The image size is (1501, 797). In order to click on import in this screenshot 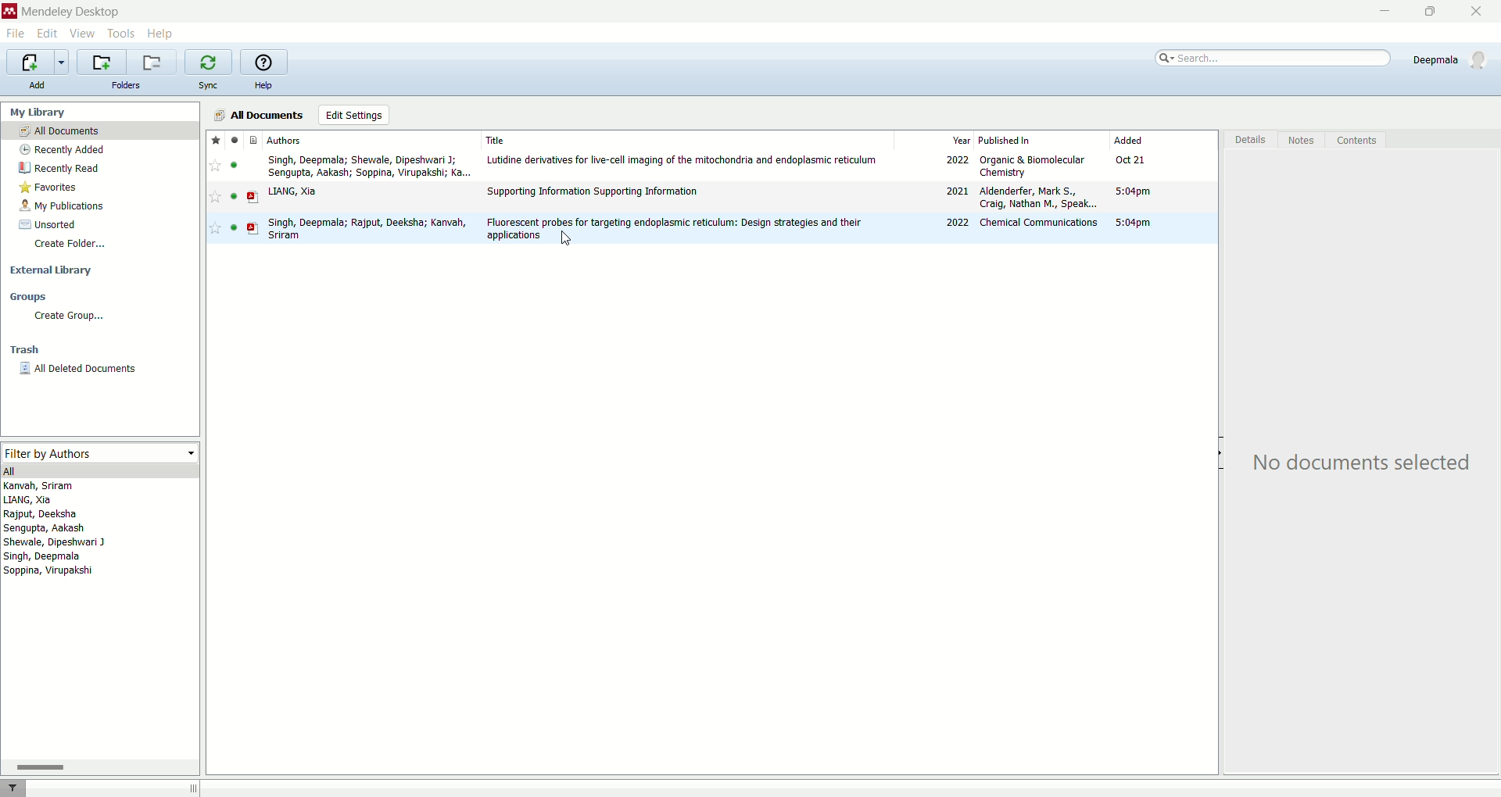, I will do `click(38, 62)`.